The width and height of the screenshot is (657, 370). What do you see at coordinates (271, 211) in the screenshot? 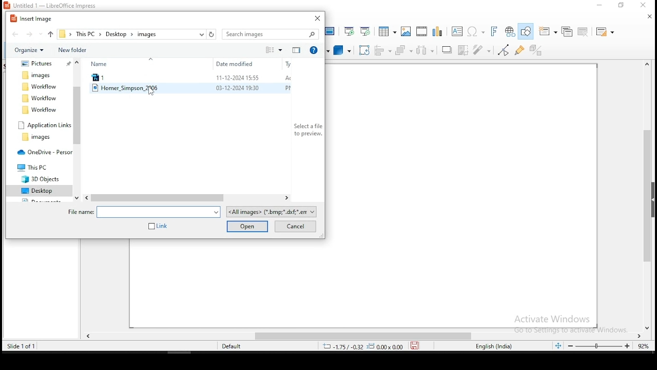
I see `file type` at bounding box center [271, 211].